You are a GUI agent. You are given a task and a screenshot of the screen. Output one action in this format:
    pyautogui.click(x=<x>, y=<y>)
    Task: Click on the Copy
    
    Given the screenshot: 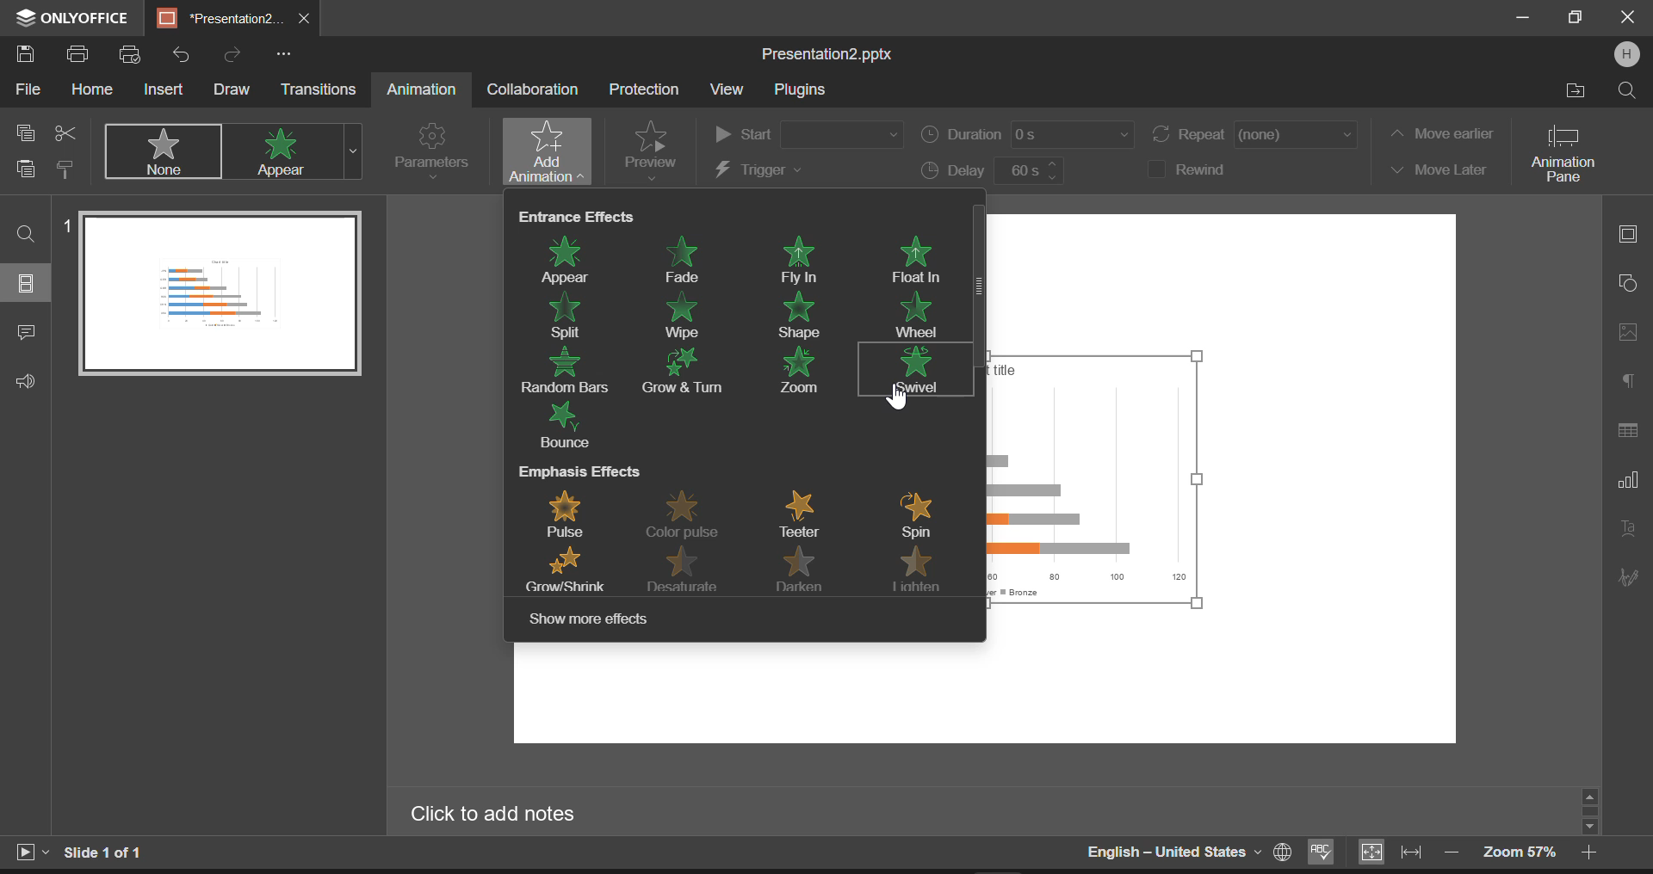 What is the action you would take?
    pyautogui.click(x=27, y=131)
    